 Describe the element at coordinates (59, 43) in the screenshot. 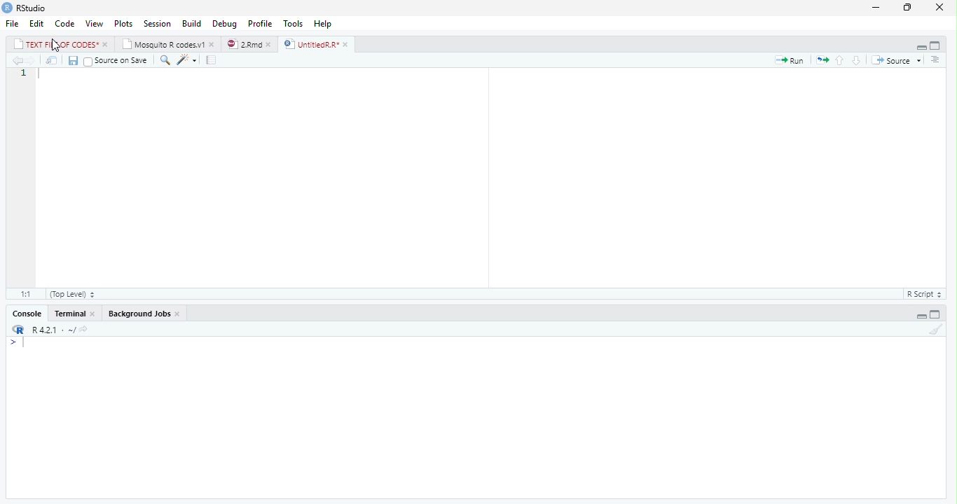

I see `TEXT FILE OF CODES*` at that location.